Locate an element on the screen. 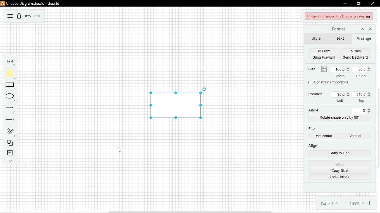  height is located at coordinates (360, 77).